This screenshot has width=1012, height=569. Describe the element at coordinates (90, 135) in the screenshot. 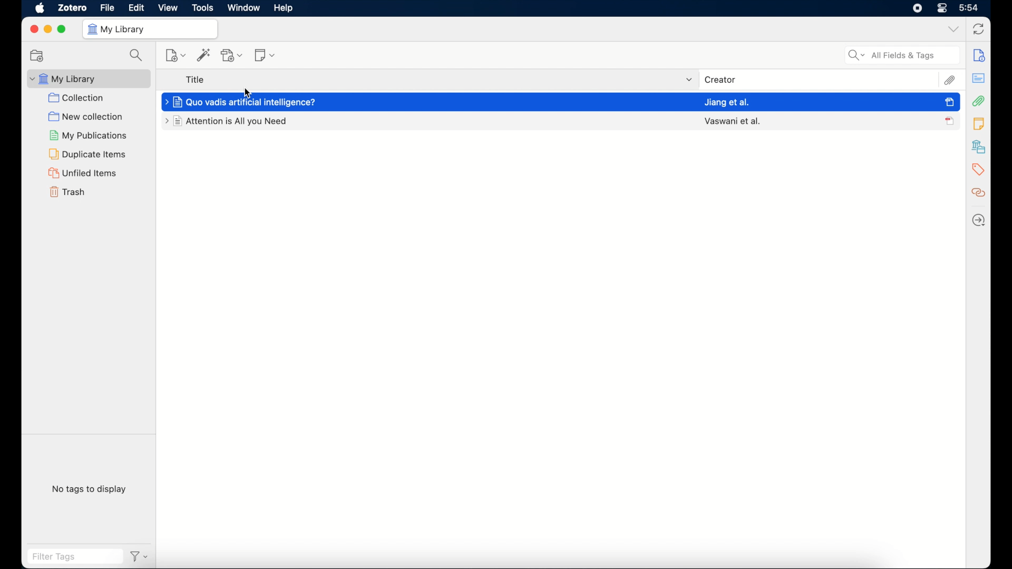

I see `my publications` at that location.